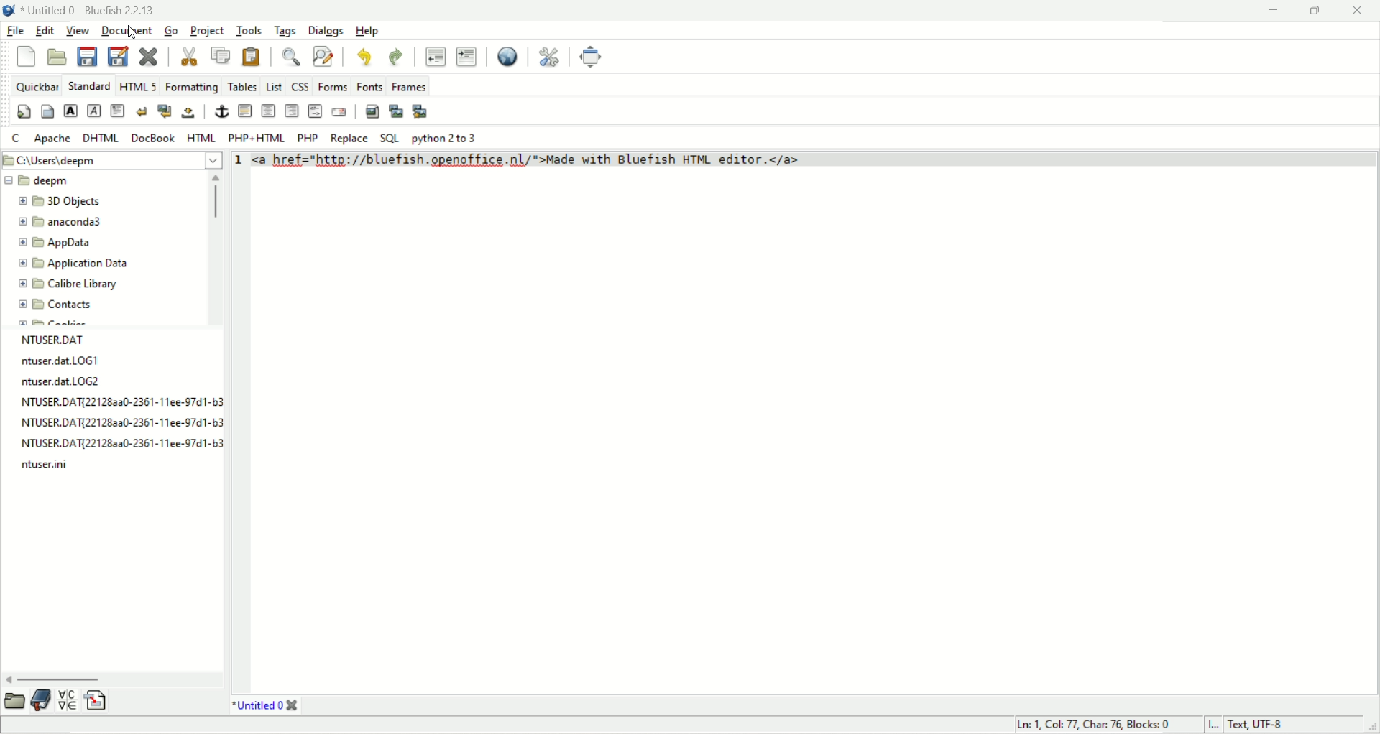 The image size is (1380, 734). Describe the element at coordinates (396, 113) in the screenshot. I see `insert thumbnail` at that location.